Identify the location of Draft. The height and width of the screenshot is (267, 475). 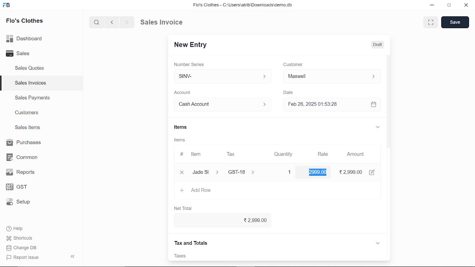
(373, 44).